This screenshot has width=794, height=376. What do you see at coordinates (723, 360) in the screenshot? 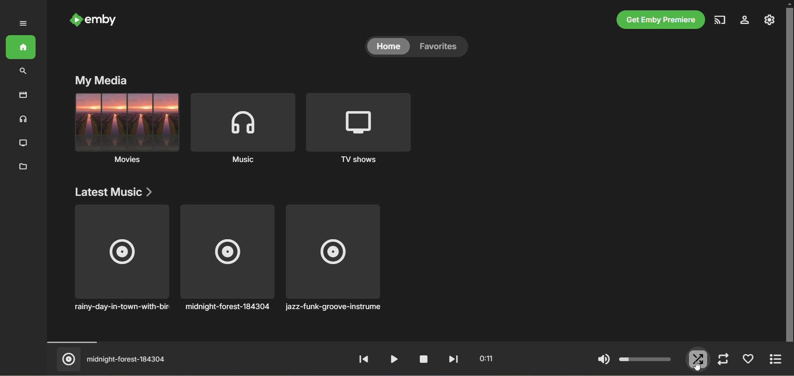
I see `repeat mode` at bounding box center [723, 360].